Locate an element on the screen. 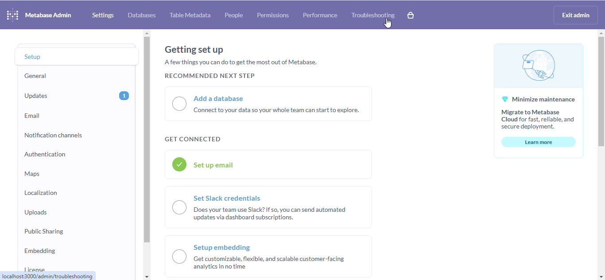 The width and height of the screenshot is (605, 280). recommended next step is located at coordinates (209, 76).